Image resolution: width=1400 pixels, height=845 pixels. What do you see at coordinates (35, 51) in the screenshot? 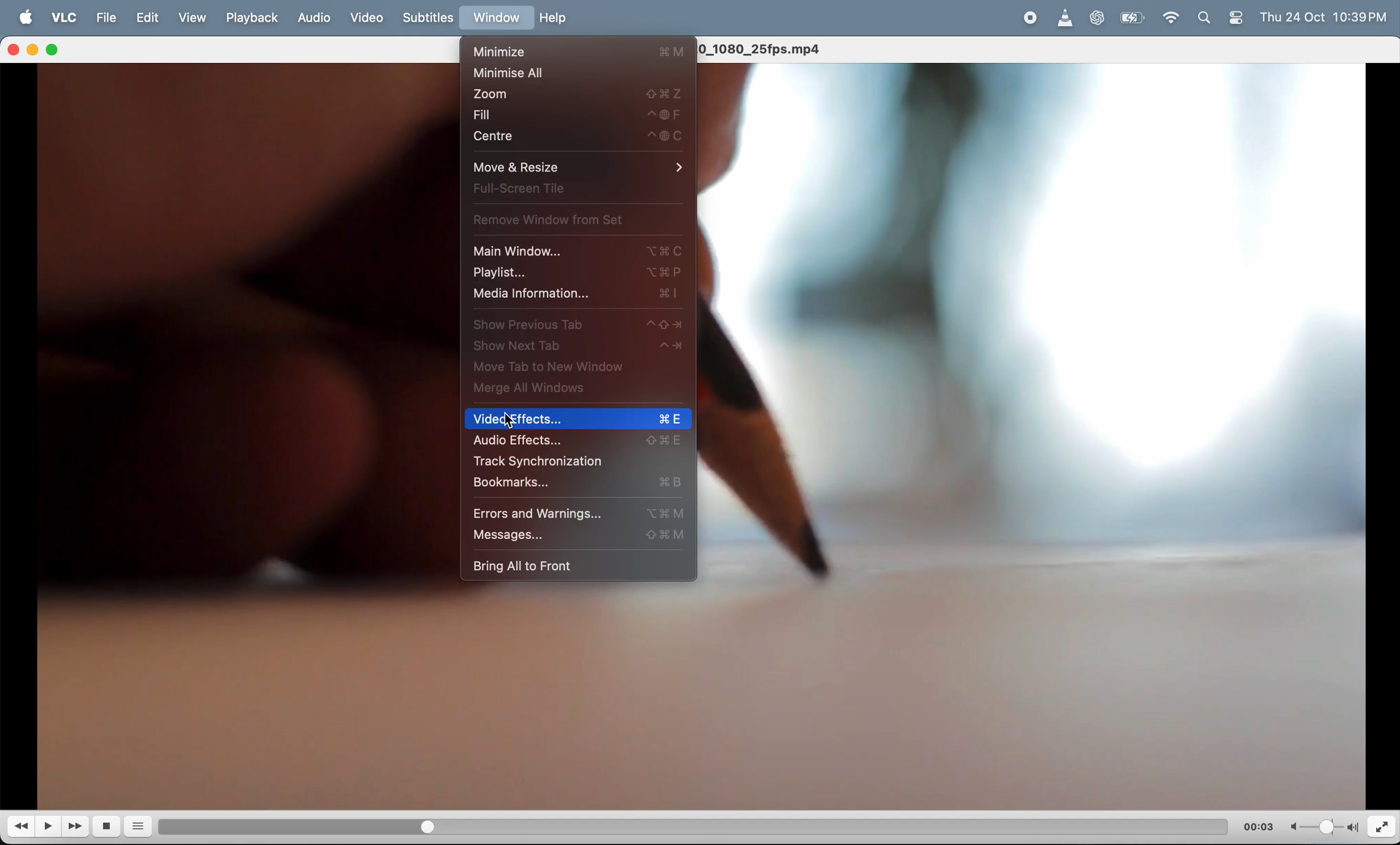
I see `minimize` at bounding box center [35, 51].